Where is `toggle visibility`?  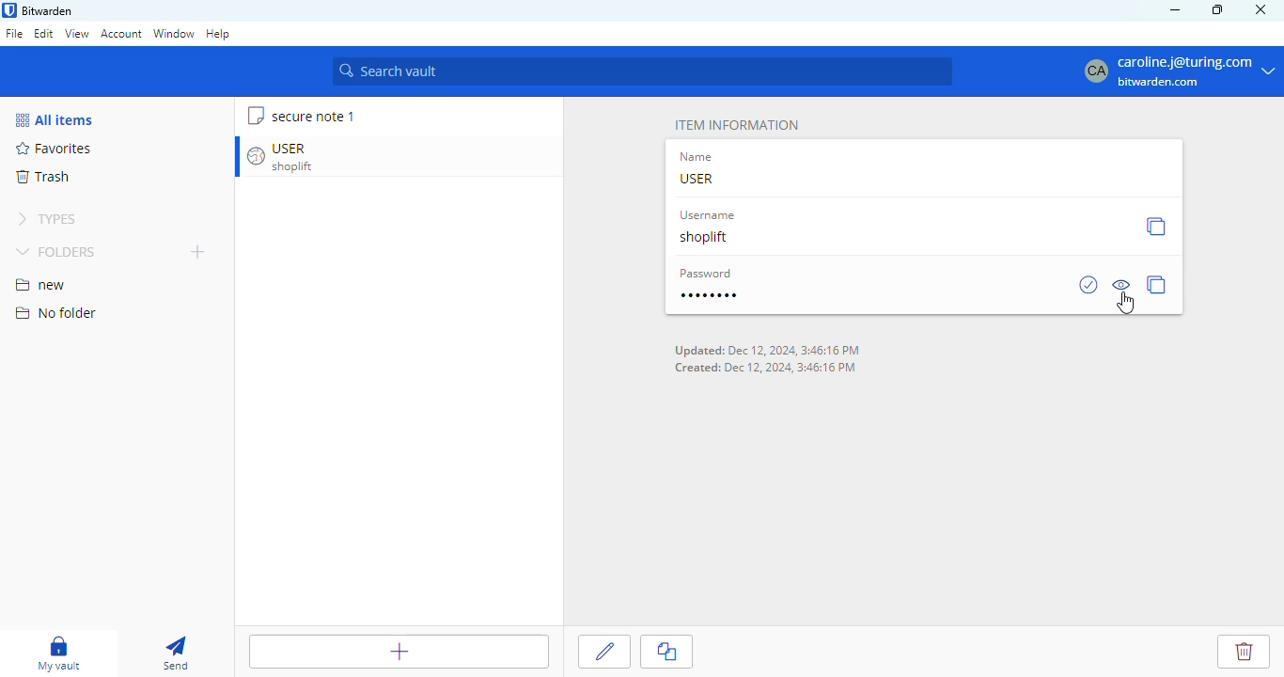 toggle visibility is located at coordinates (1122, 279).